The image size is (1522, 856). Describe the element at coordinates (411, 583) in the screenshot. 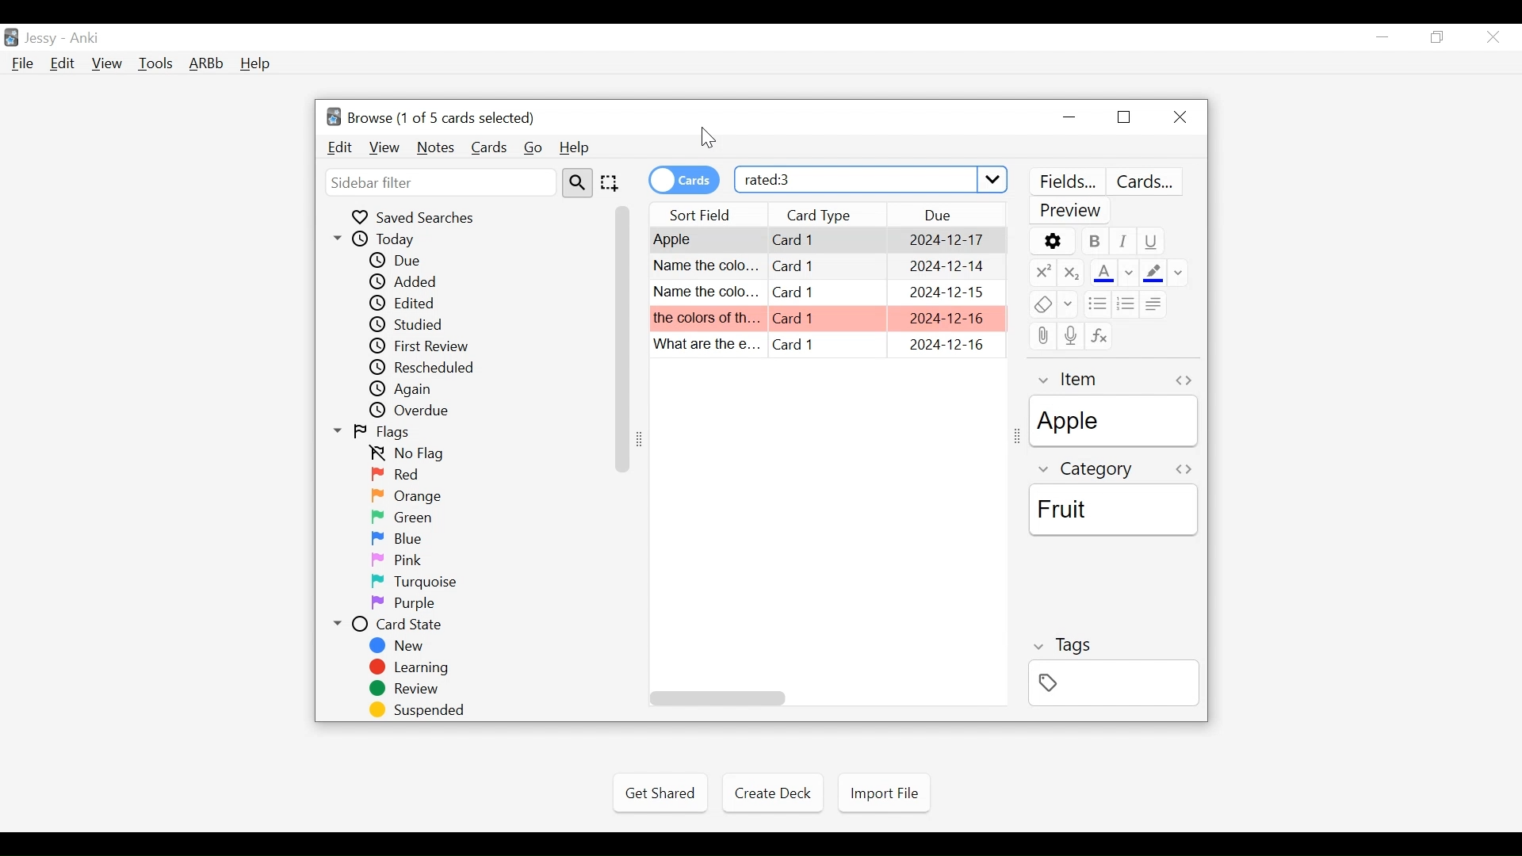

I see `Turquoise` at that location.